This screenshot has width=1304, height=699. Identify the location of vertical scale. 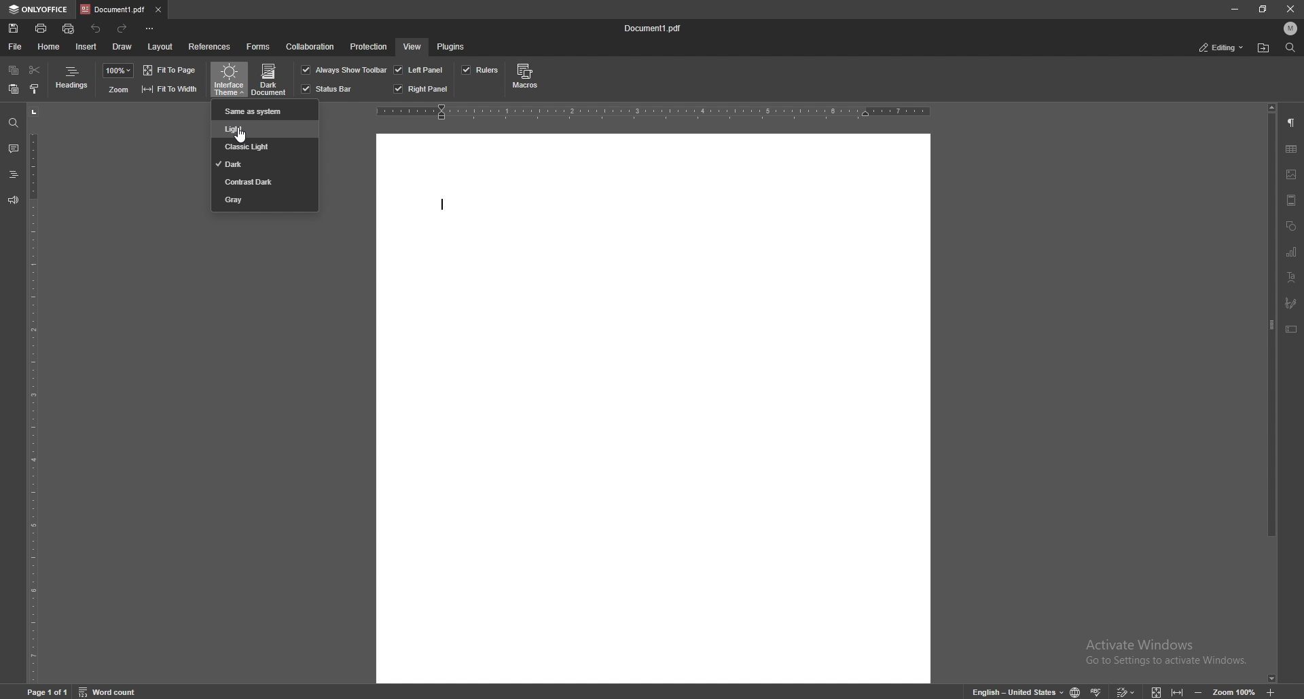
(33, 394).